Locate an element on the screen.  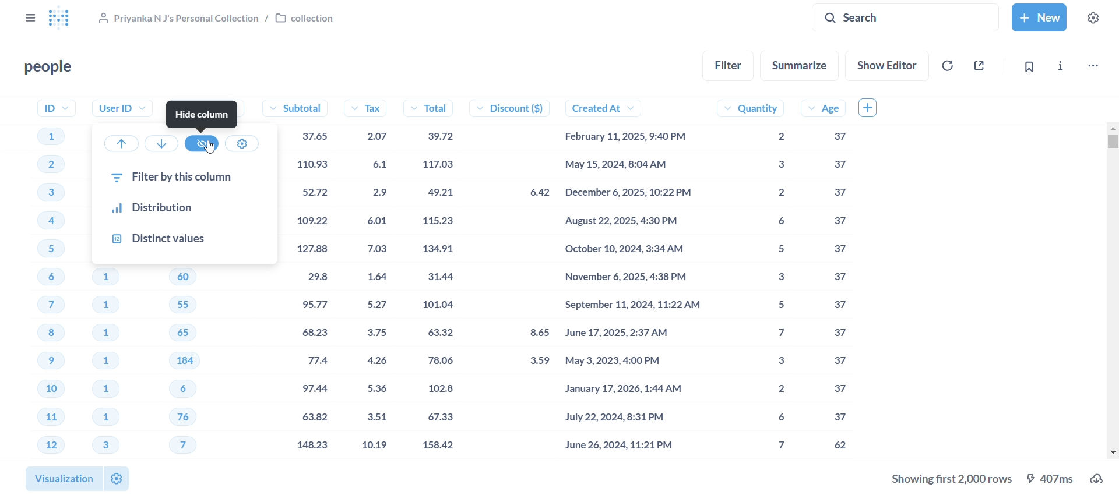
discount is located at coordinates (518, 277).